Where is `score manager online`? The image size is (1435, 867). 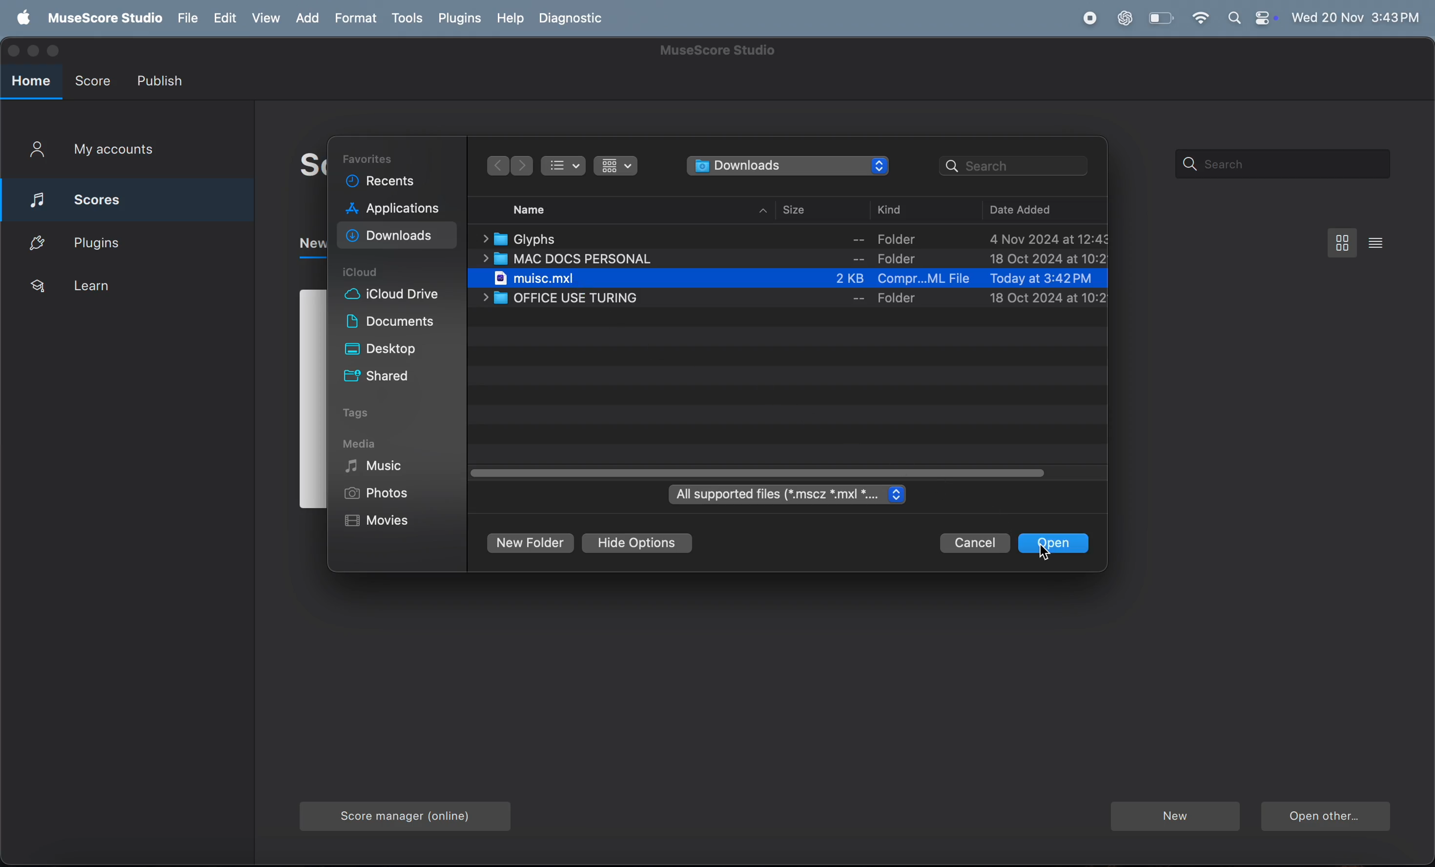
score manager online is located at coordinates (398, 816).